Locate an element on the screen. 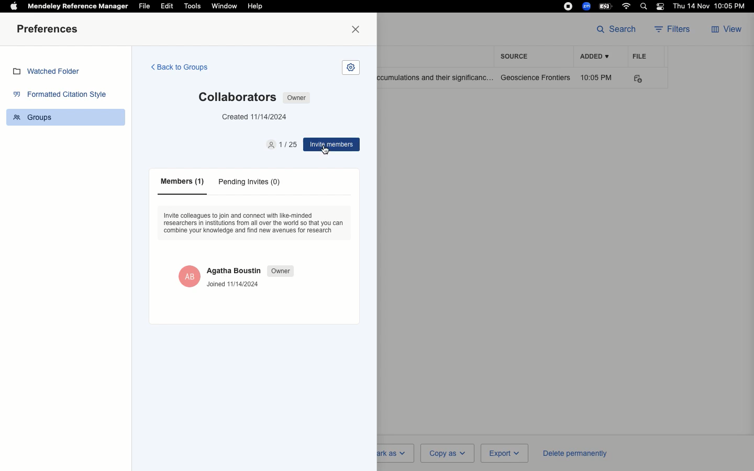 The width and height of the screenshot is (754, 471). cursor is located at coordinates (326, 151).